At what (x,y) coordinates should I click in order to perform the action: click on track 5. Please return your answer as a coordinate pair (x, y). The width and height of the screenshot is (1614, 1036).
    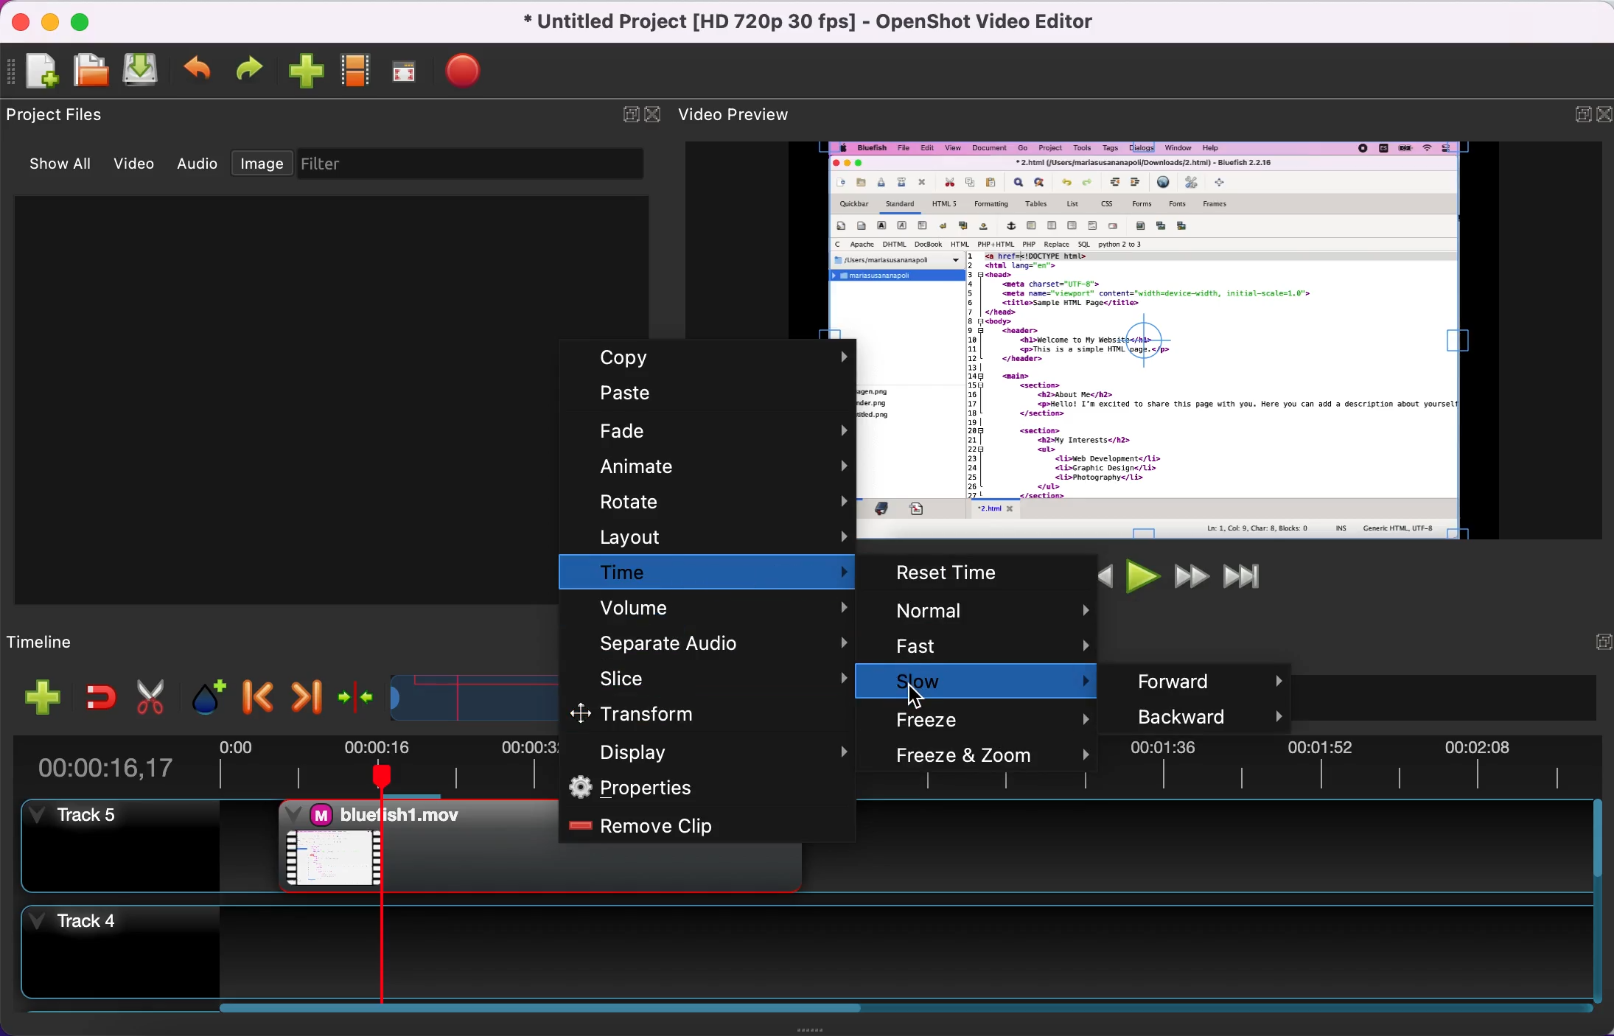
    Looking at the image, I should click on (117, 847).